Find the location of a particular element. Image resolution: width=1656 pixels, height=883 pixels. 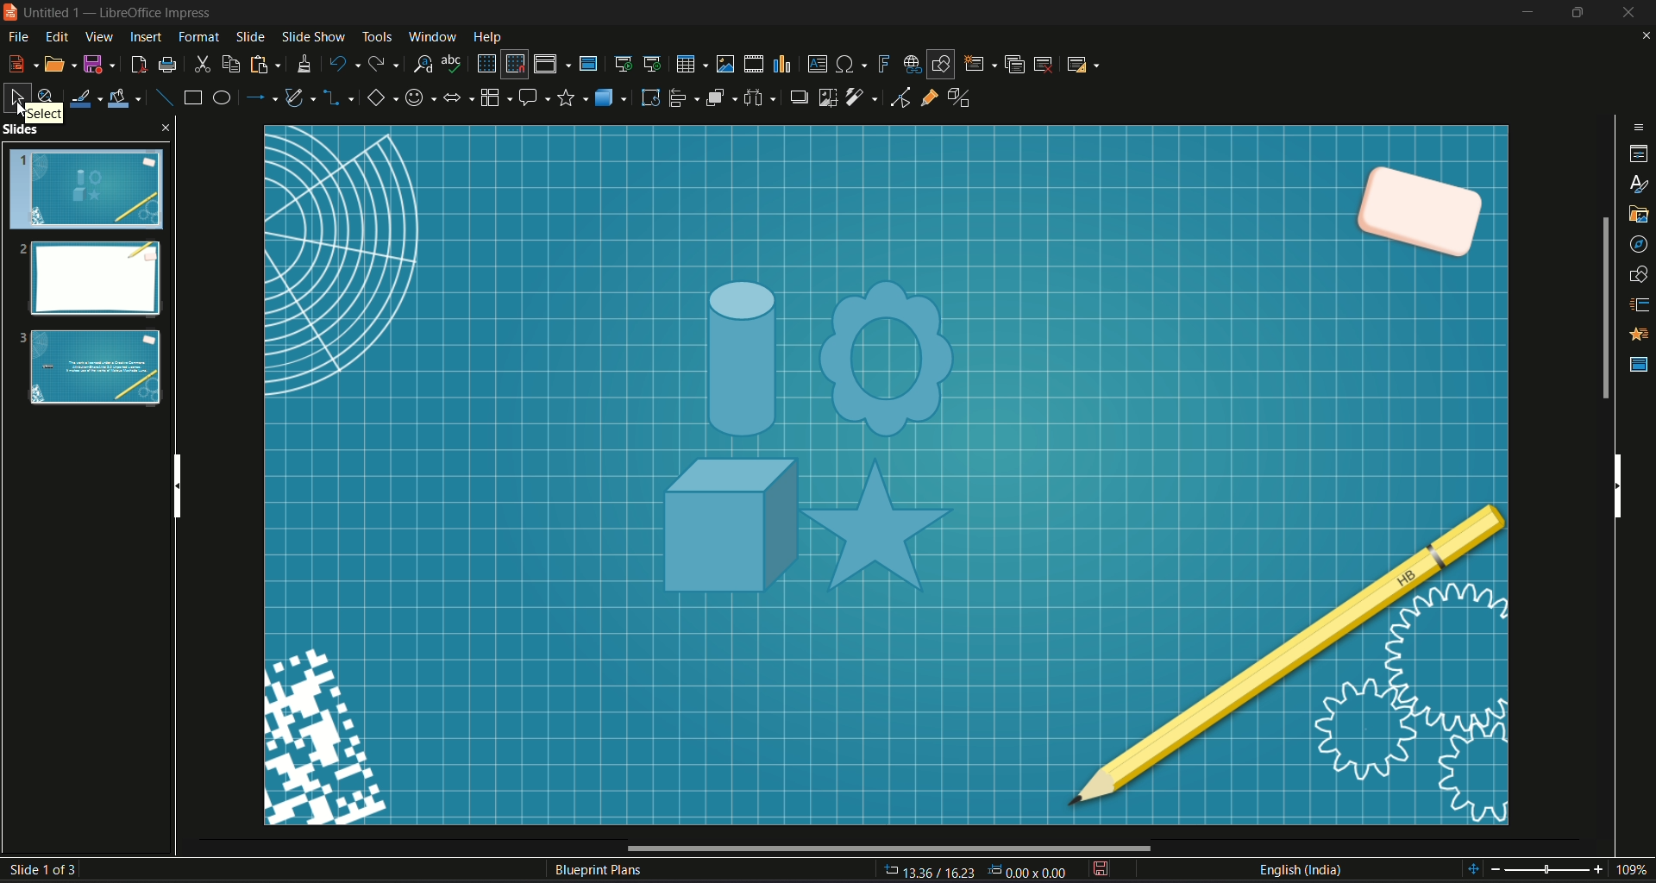

slide is located at coordinates (882, 479).